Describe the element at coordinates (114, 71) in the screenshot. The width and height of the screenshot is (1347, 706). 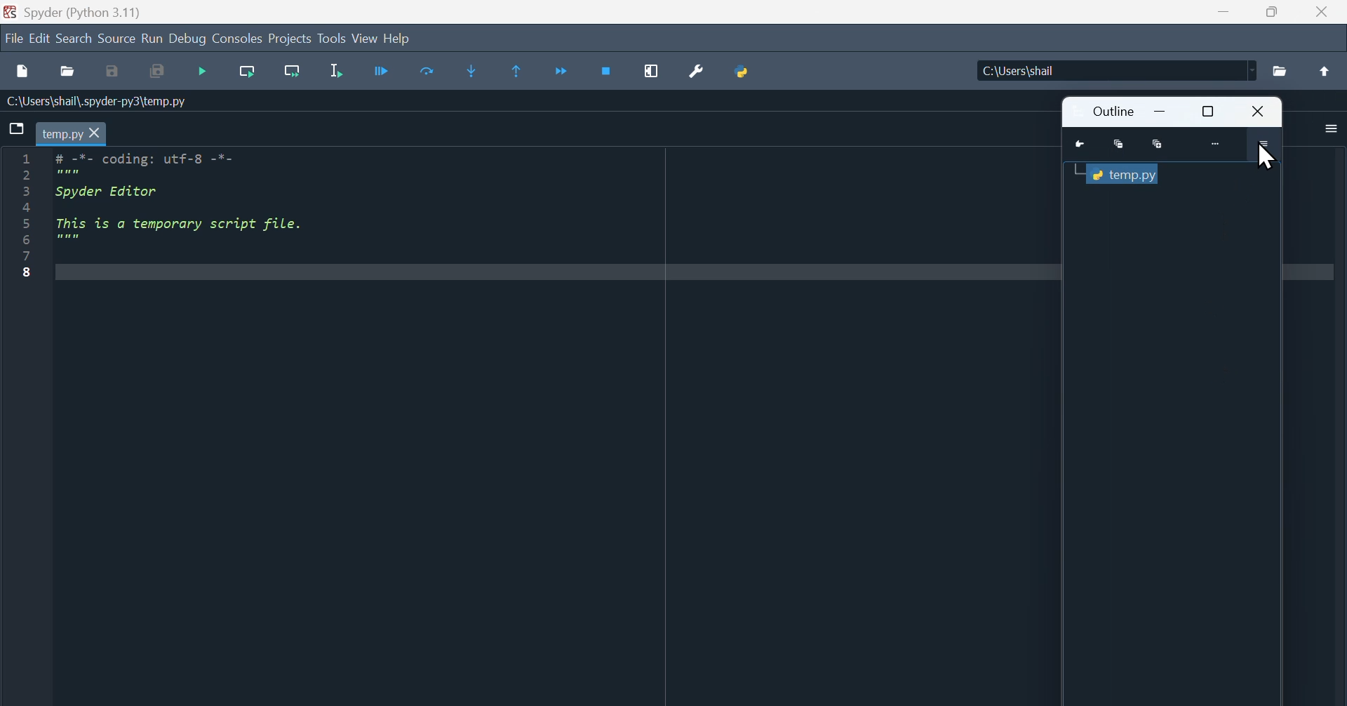
I see `save` at that location.